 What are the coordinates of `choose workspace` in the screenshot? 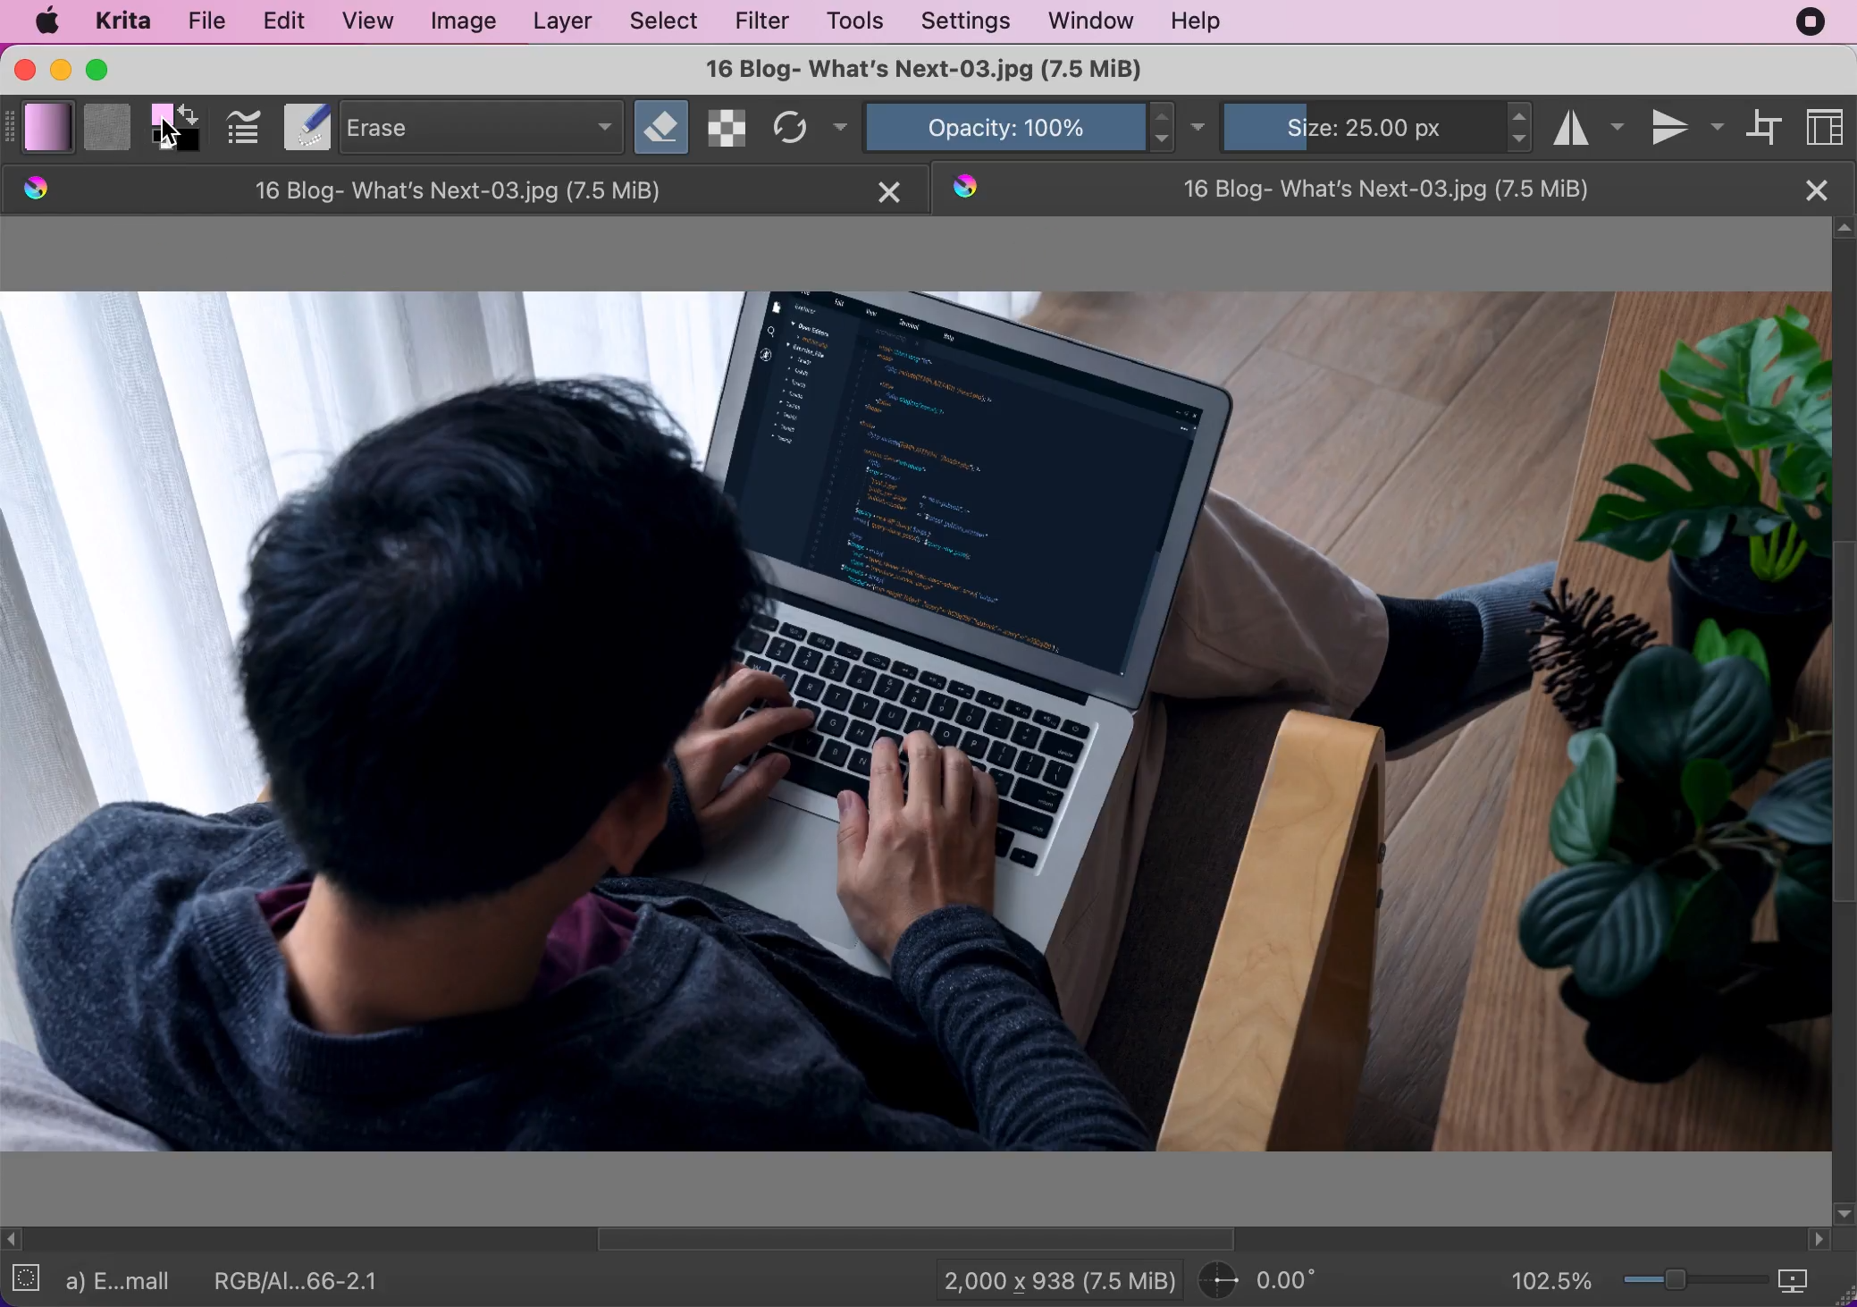 It's located at (1828, 125).